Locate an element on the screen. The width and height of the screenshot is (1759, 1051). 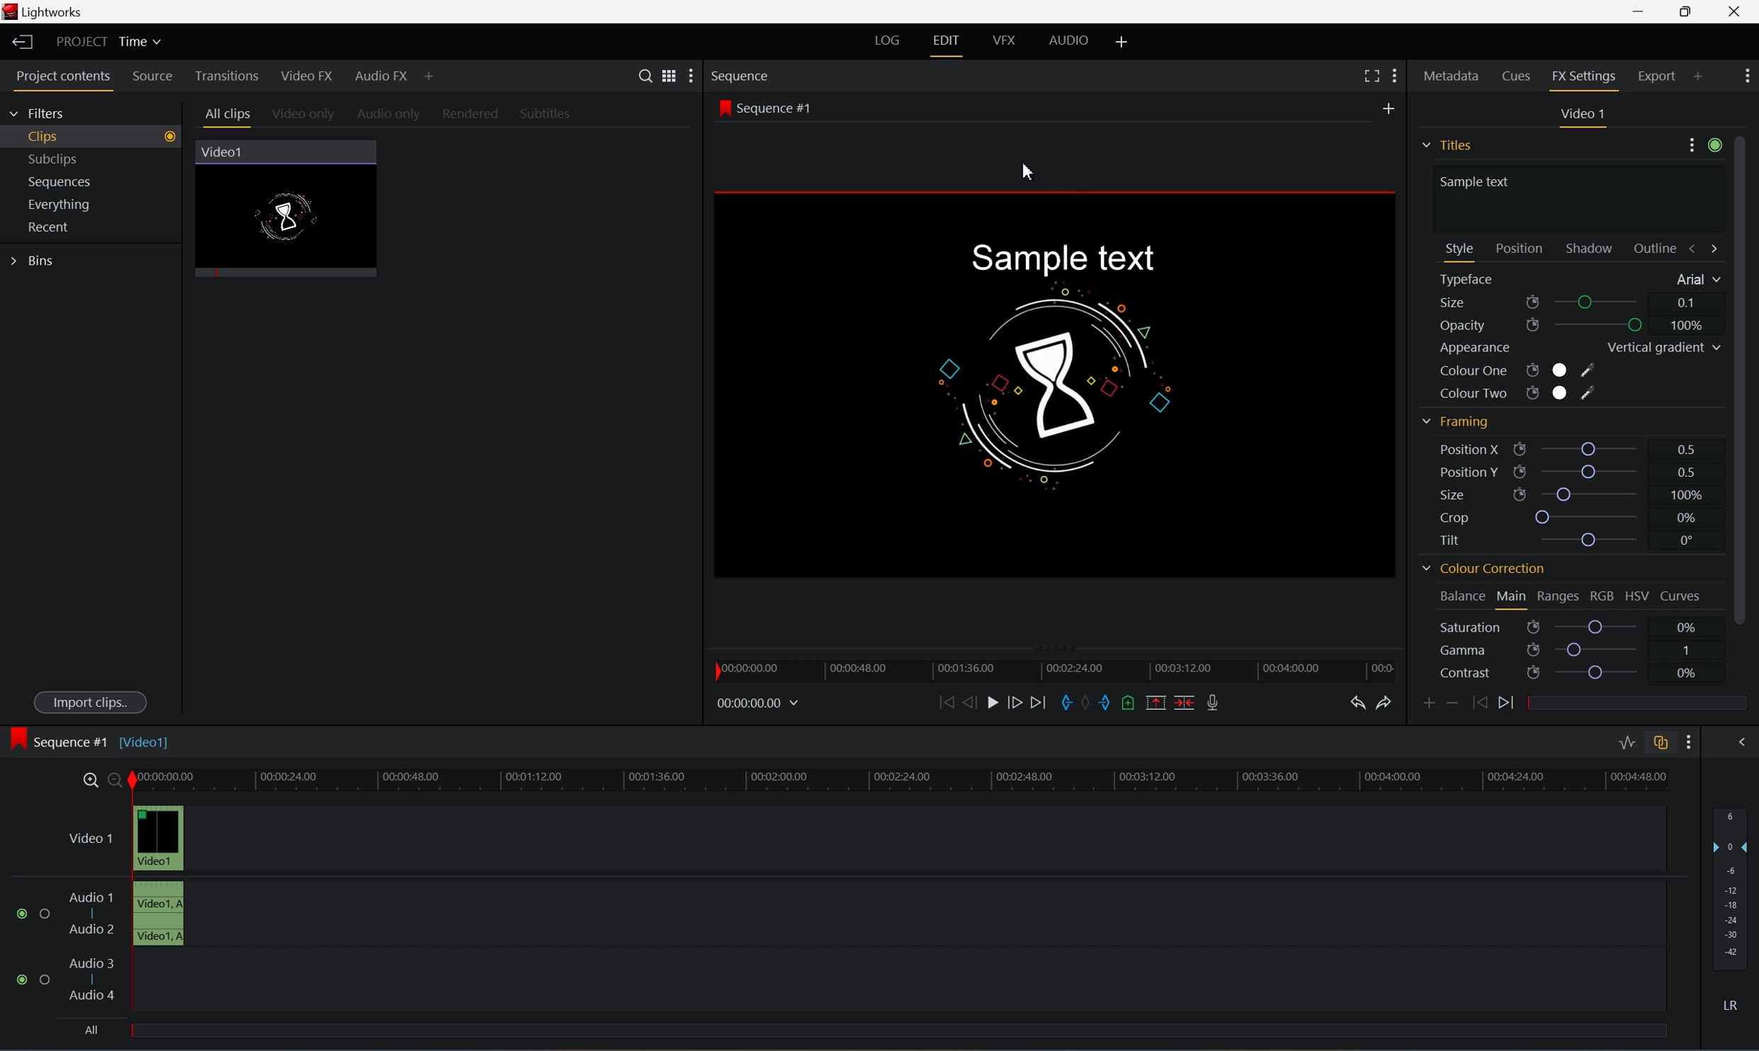
outline is located at coordinates (1659, 250).